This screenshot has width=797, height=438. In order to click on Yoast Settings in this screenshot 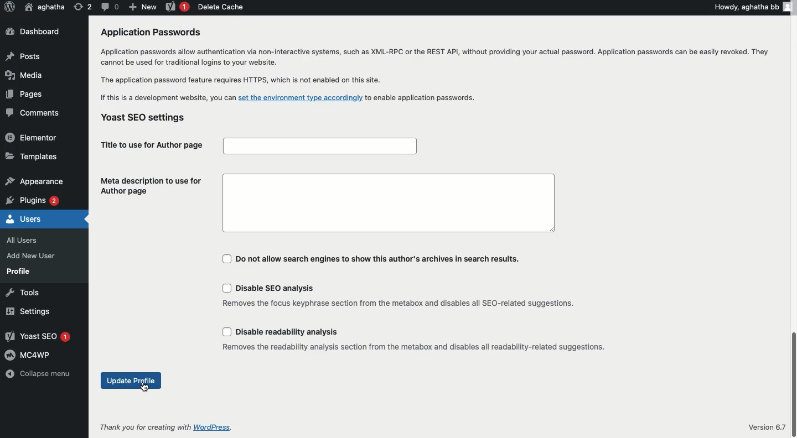, I will do `click(408, 306)`.